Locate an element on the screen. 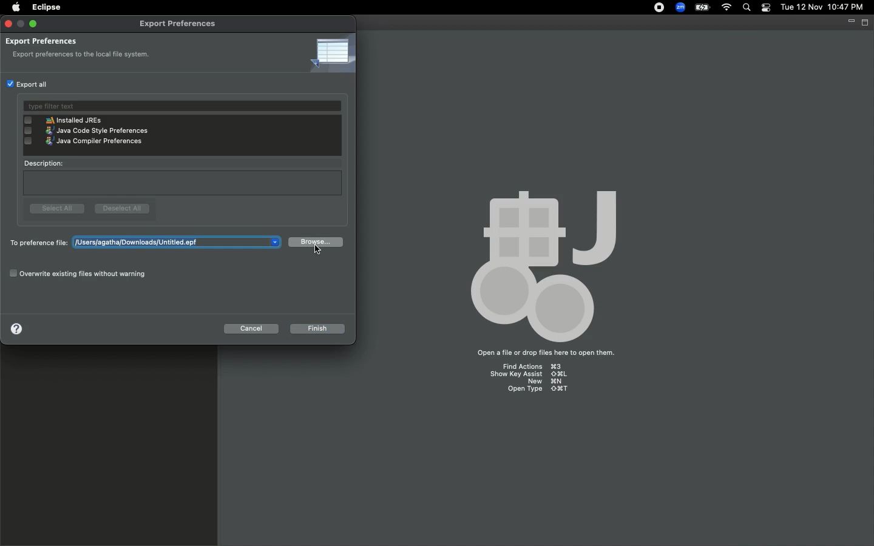  Help is located at coordinates (19, 329).